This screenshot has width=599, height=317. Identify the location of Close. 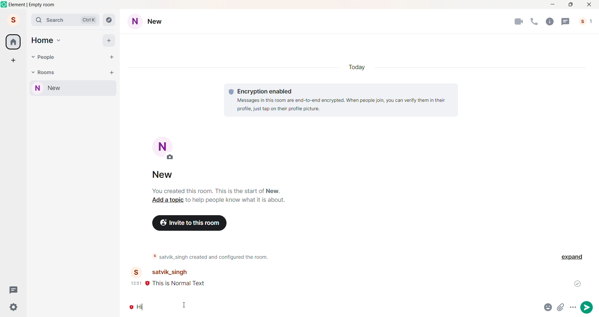
(590, 4).